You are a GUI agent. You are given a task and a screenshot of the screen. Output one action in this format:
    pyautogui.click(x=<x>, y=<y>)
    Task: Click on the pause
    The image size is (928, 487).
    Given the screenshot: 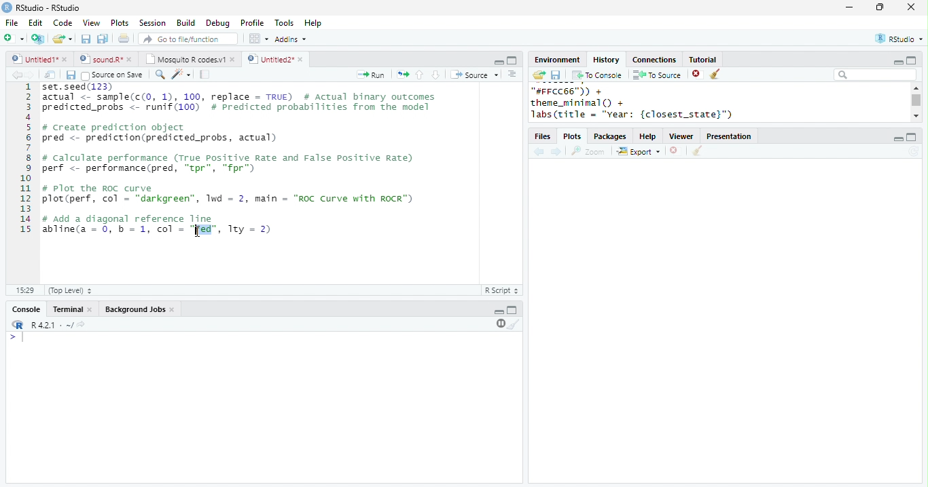 What is the action you would take?
    pyautogui.click(x=499, y=324)
    